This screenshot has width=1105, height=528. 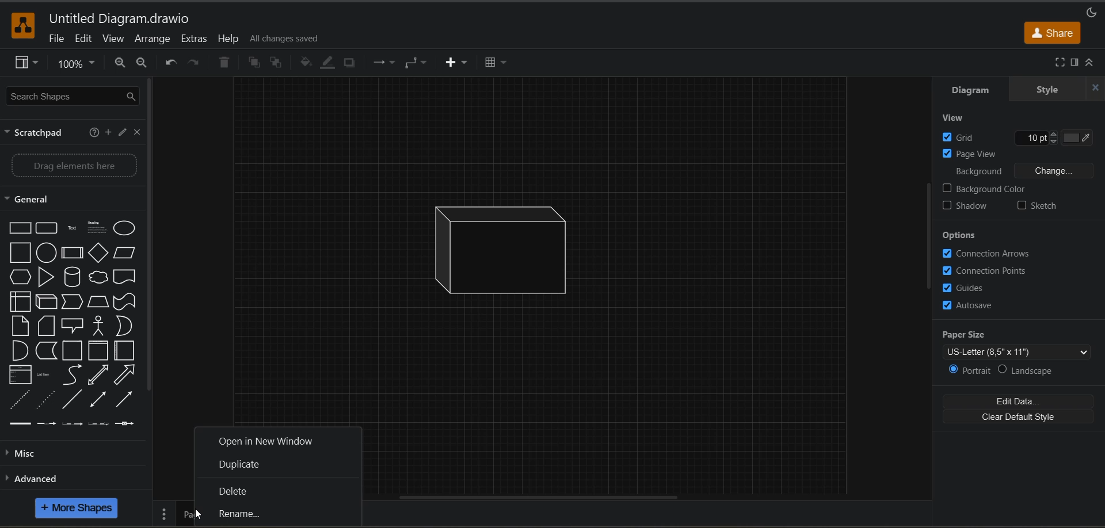 What do you see at coordinates (230, 40) in the screenshot?
I see `help` at bounding box center [230, 40].